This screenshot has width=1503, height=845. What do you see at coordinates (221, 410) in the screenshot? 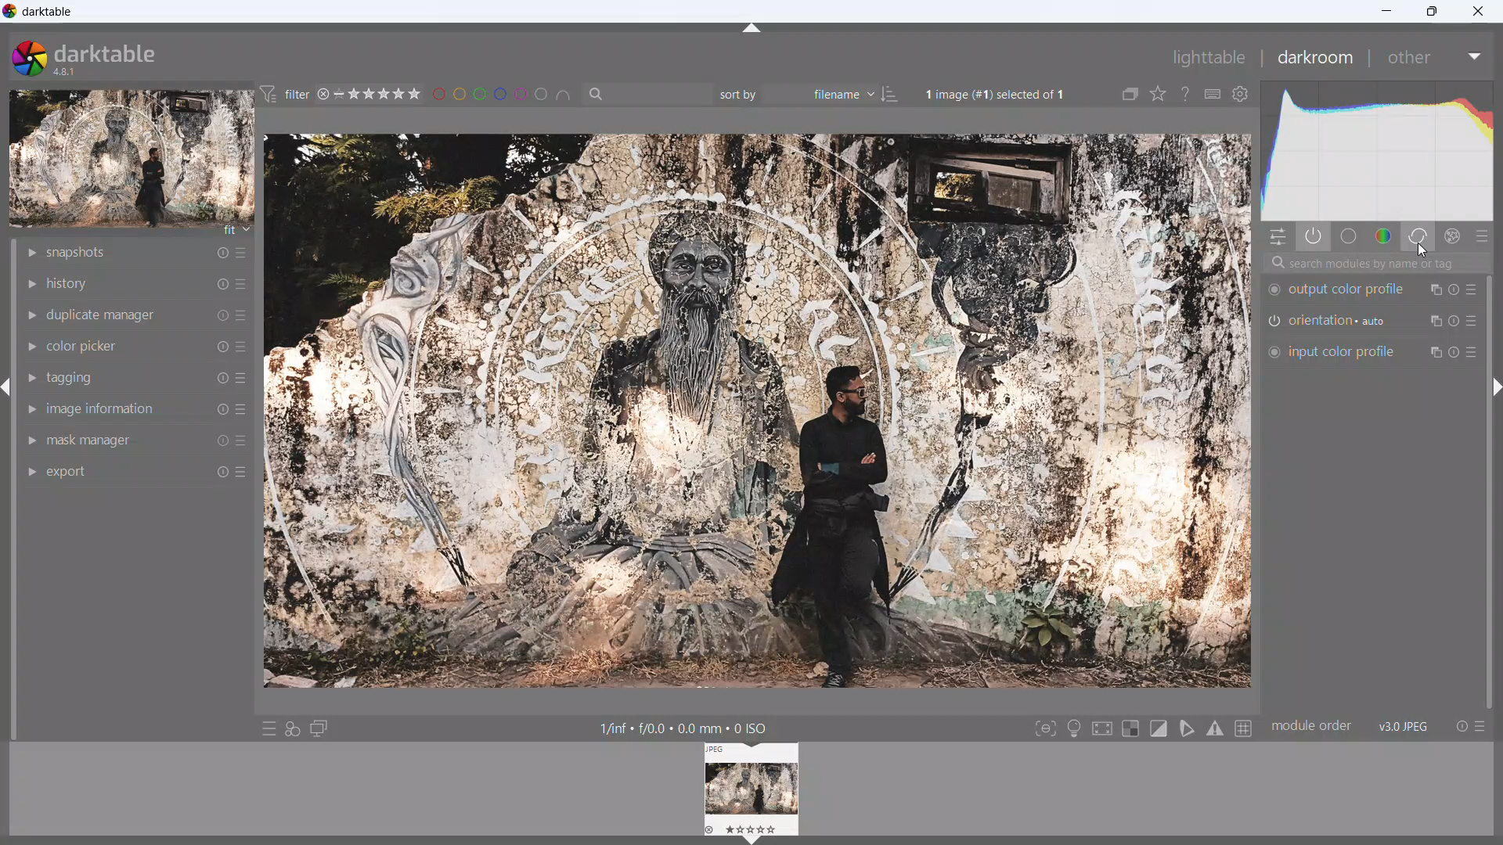
I see `reset` at bounding box center [221, 410].